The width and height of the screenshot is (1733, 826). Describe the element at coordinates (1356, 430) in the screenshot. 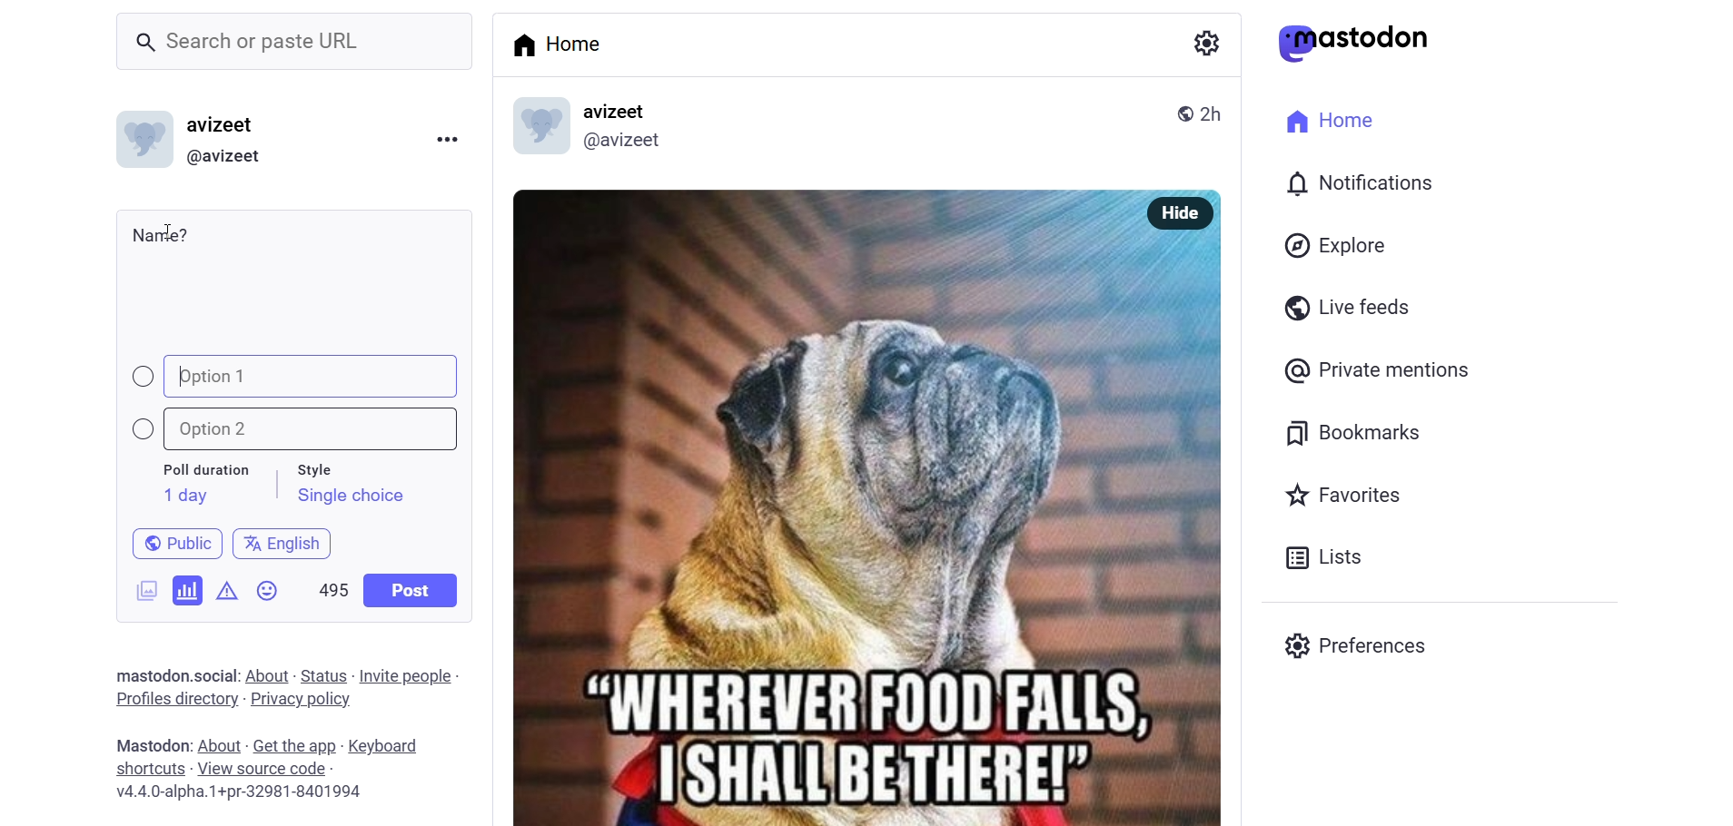

I see `bookmark` at that location.